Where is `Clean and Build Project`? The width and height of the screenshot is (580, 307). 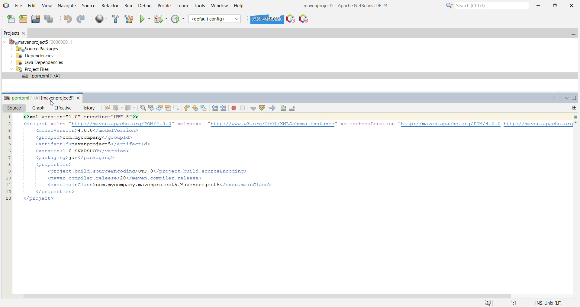
Clean and Build Project is located at coordinates (129, 19).